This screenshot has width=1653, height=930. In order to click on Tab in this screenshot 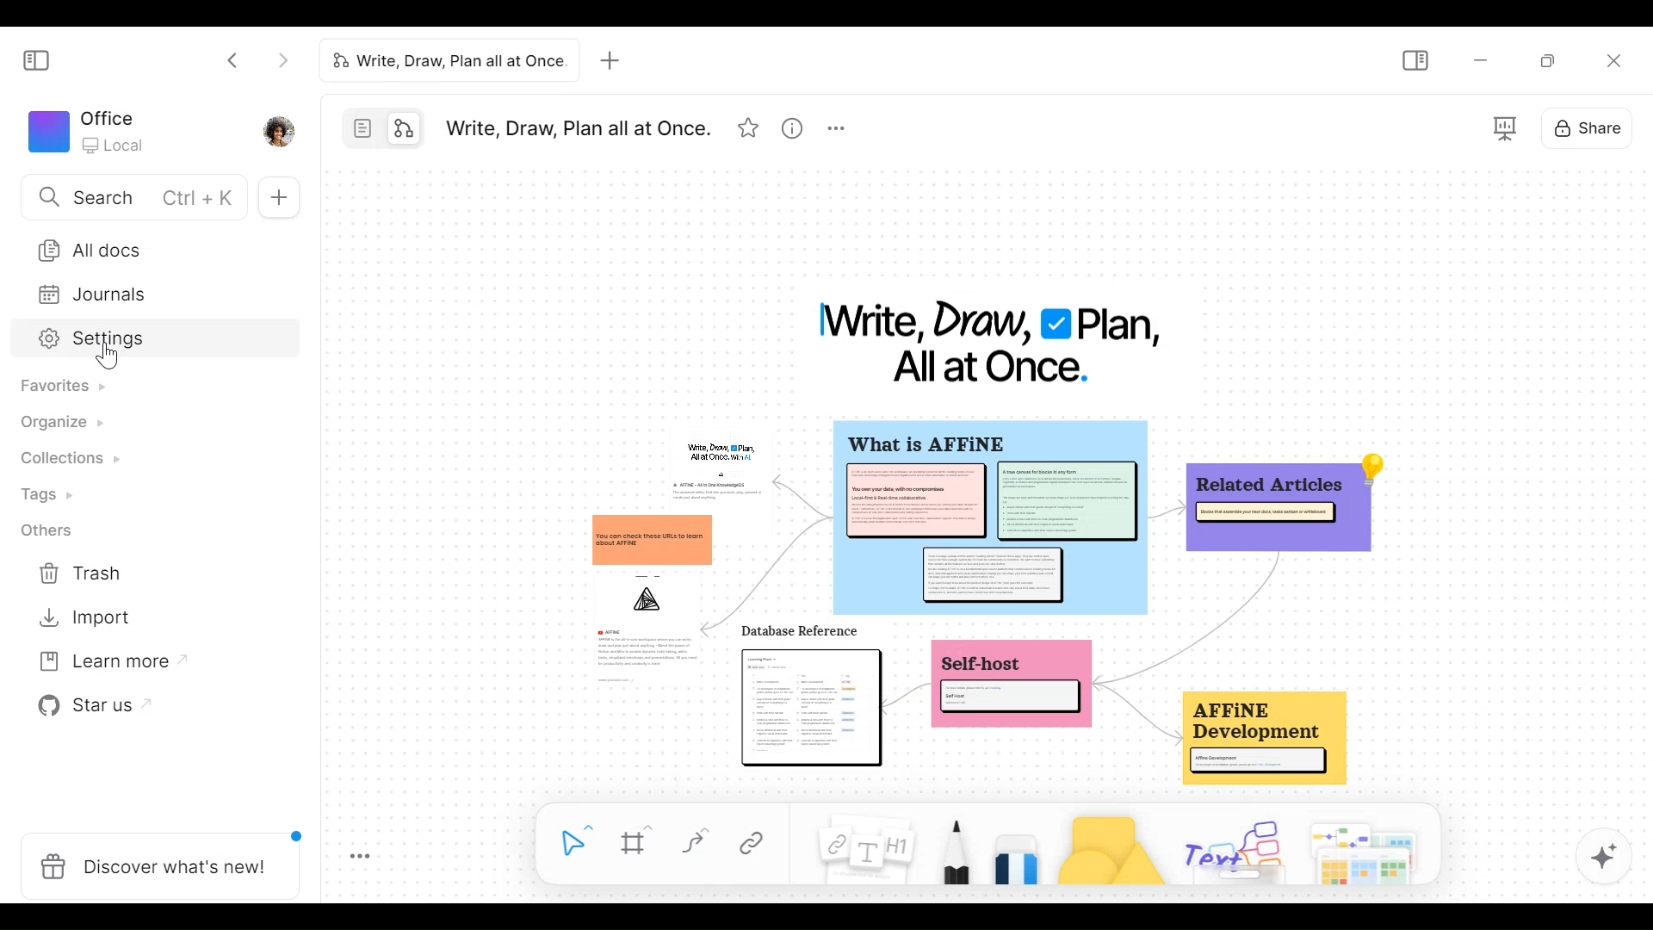, I will do `click(442, 61)`.